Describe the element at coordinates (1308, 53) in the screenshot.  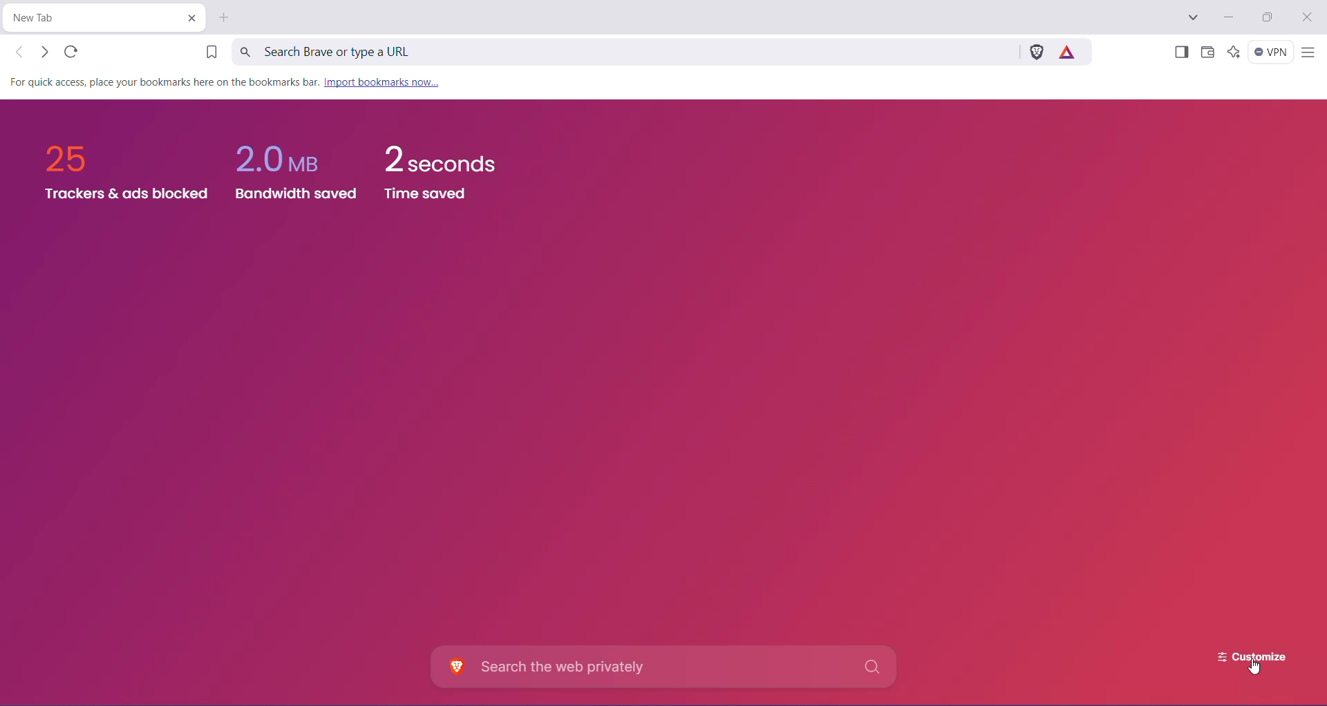
I see `Customize and control Brave` at that location.